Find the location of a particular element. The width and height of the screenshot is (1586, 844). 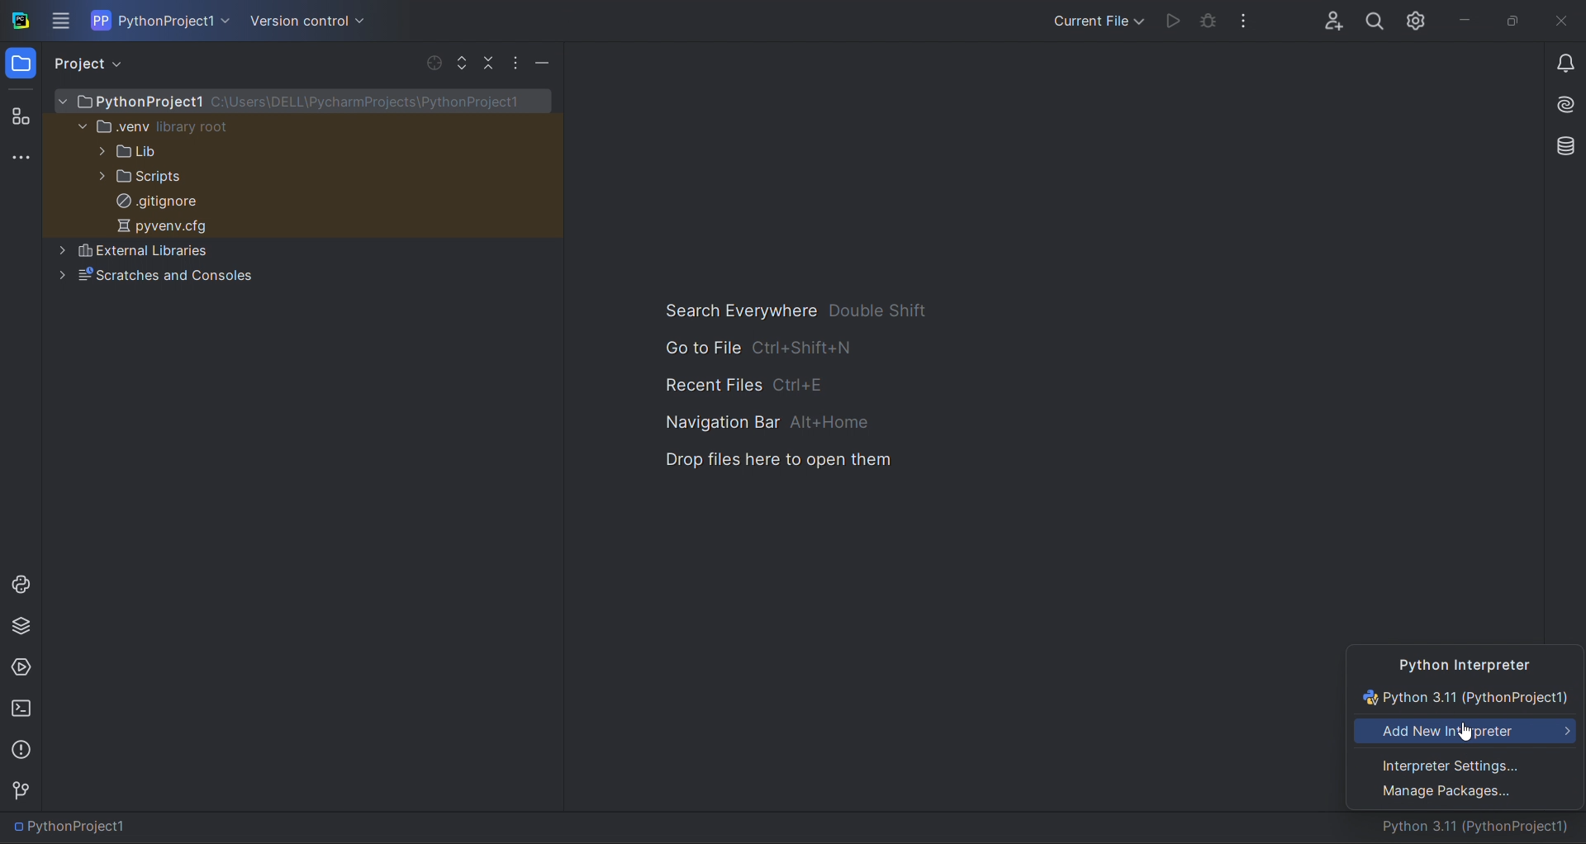

current is located at coordinates (1467, 698).